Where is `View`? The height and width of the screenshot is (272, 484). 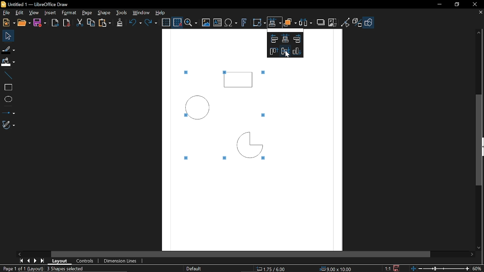 View is located at coordinates (33, 13).